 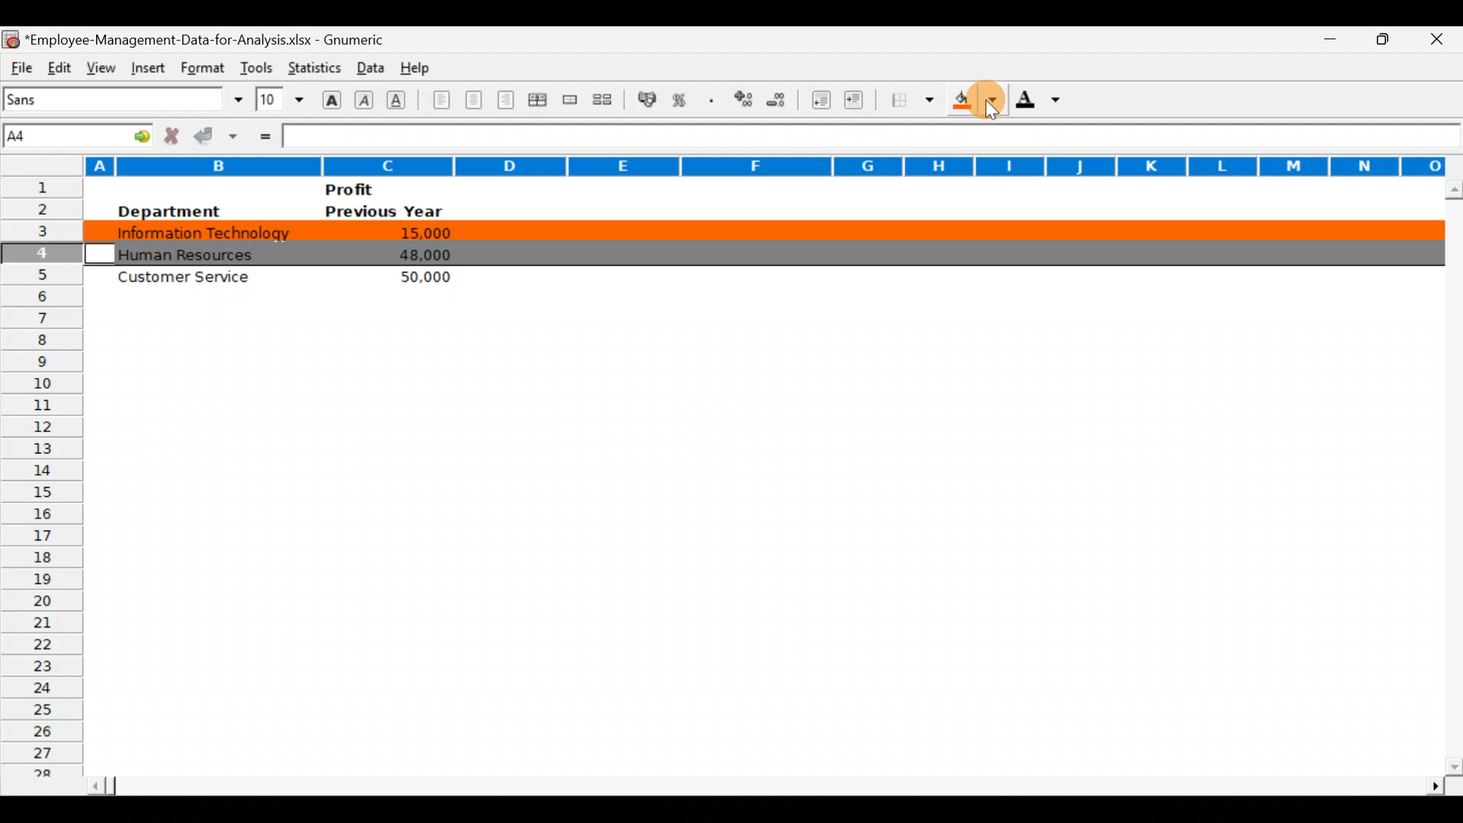 What do you see at coordinates (79, 132) in the screenshot?
I see `Cell name` at bounding box center [79, 132].